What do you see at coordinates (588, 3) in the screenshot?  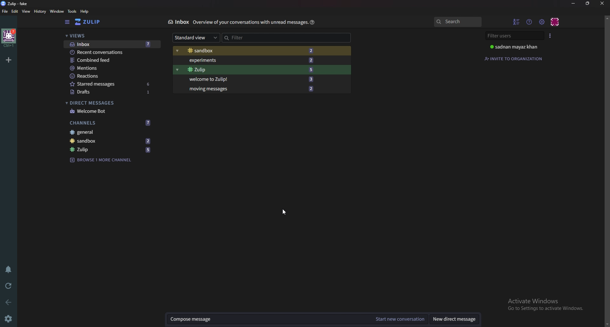 I see `resize` at bounding box center [588, 3].